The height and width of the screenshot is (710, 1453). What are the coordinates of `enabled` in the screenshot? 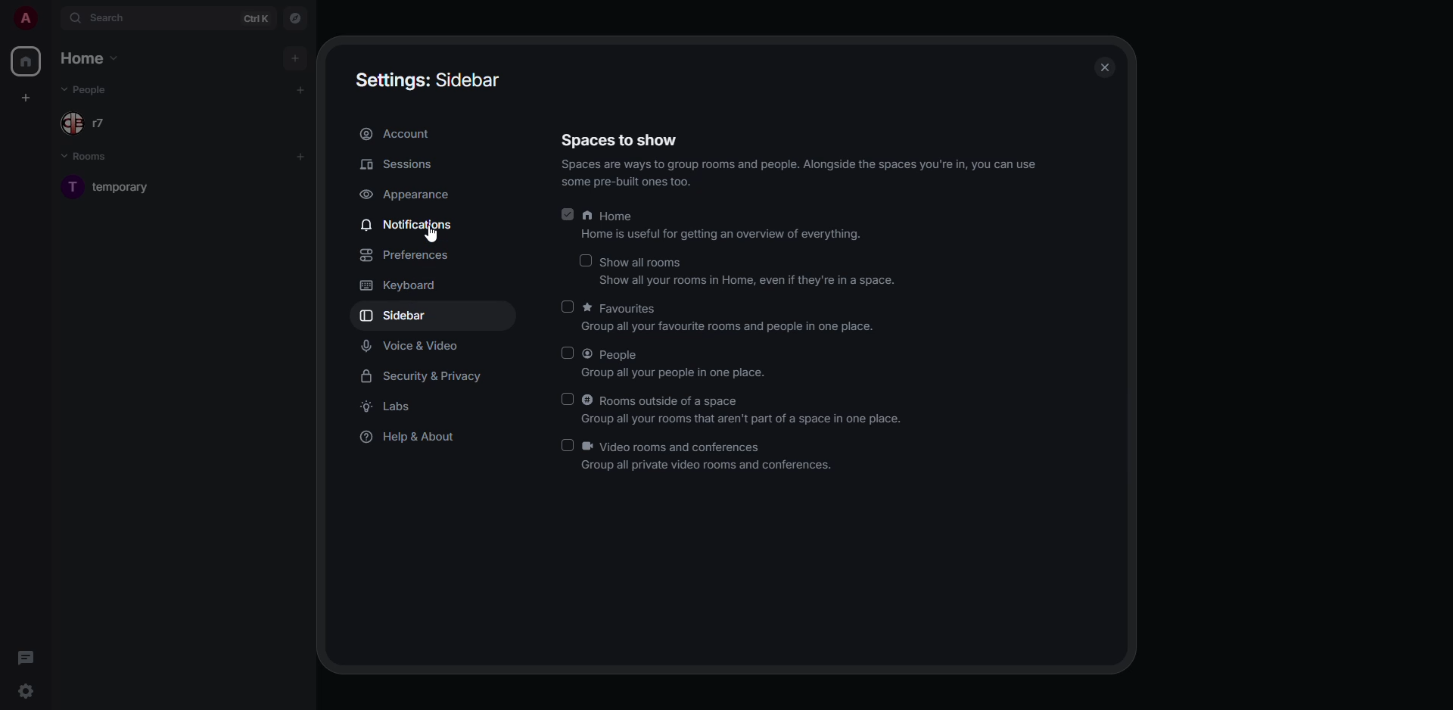 It's located at (565, 213).